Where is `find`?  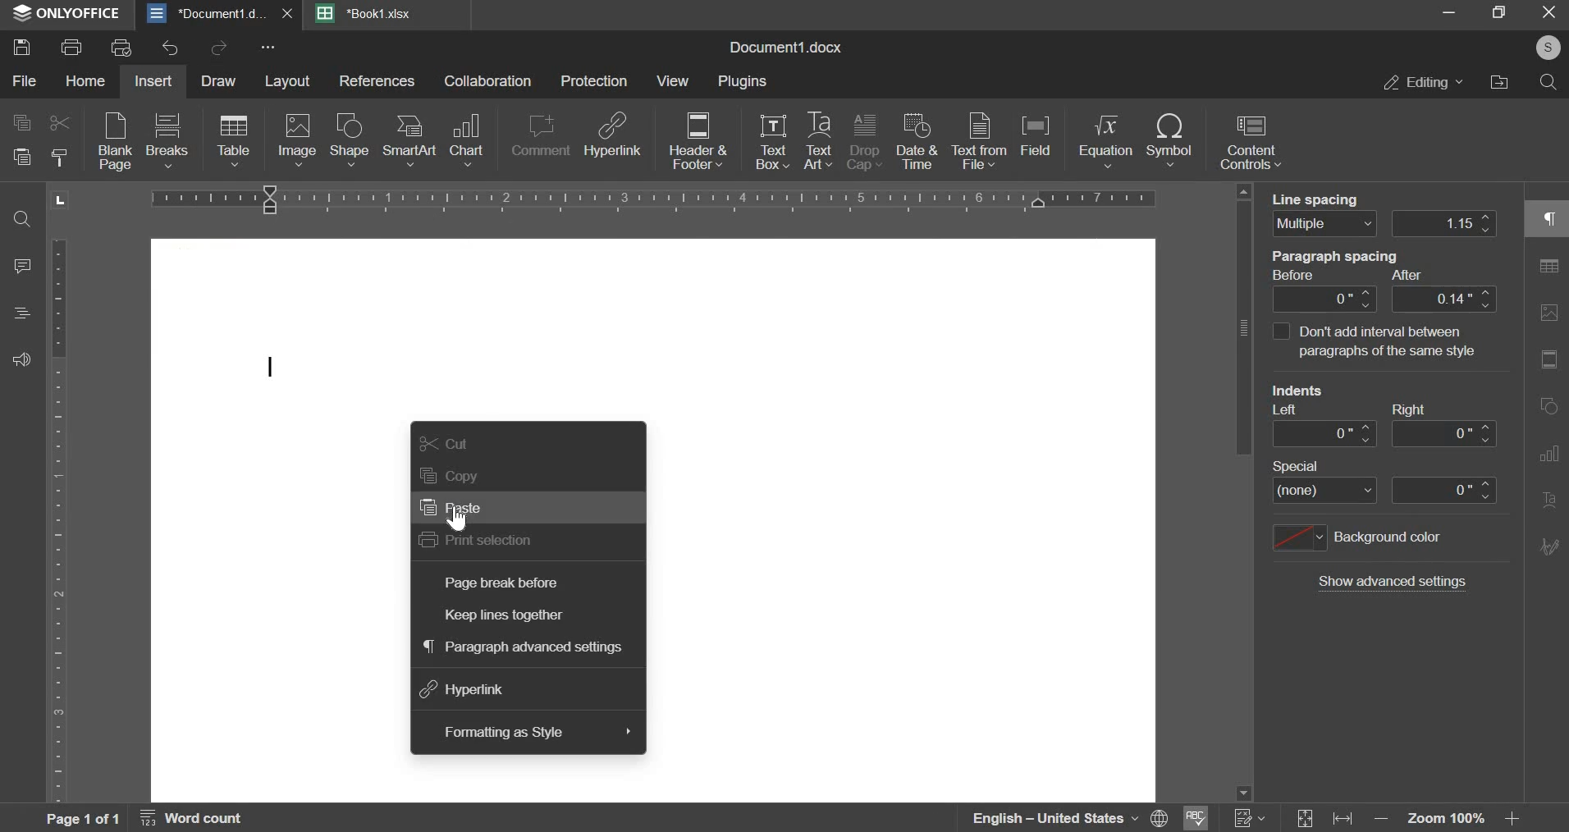
find is located at coordinates (21, 220).